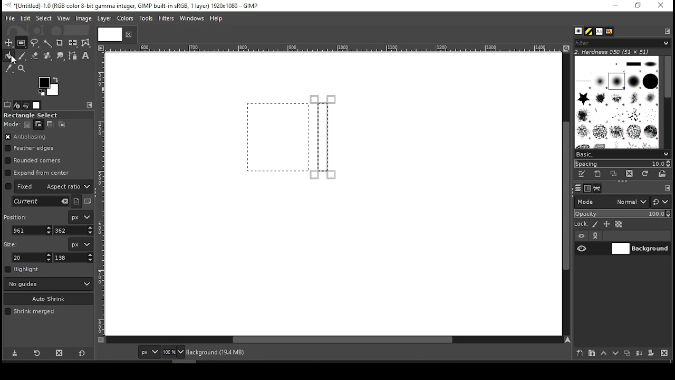 This screenshot has height=380, width=675. I want to click on refresh brushes, so click(644, 175).